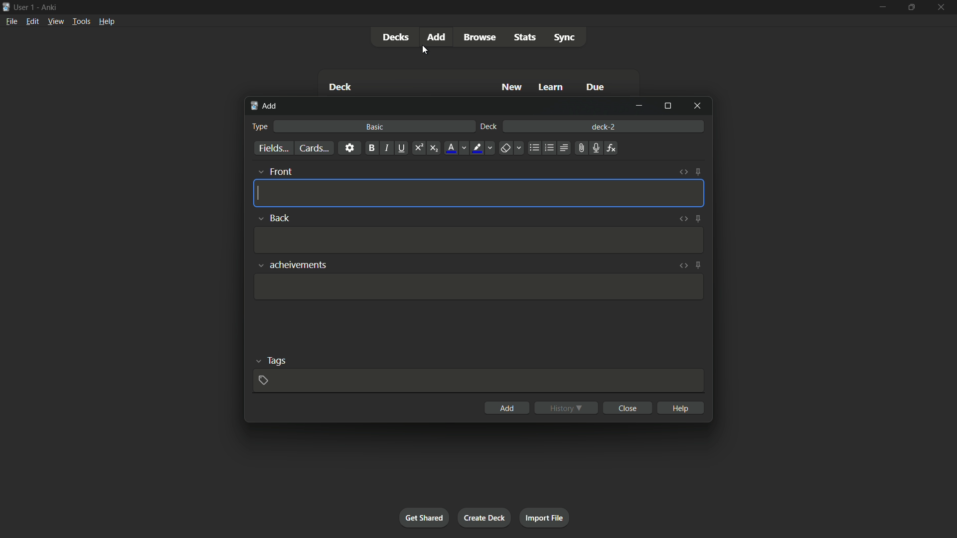 The height and width of the screenshot is (538, 957). Describe the element at coordinates (339, 87) in the screenshot. I see `Deck` at that location.